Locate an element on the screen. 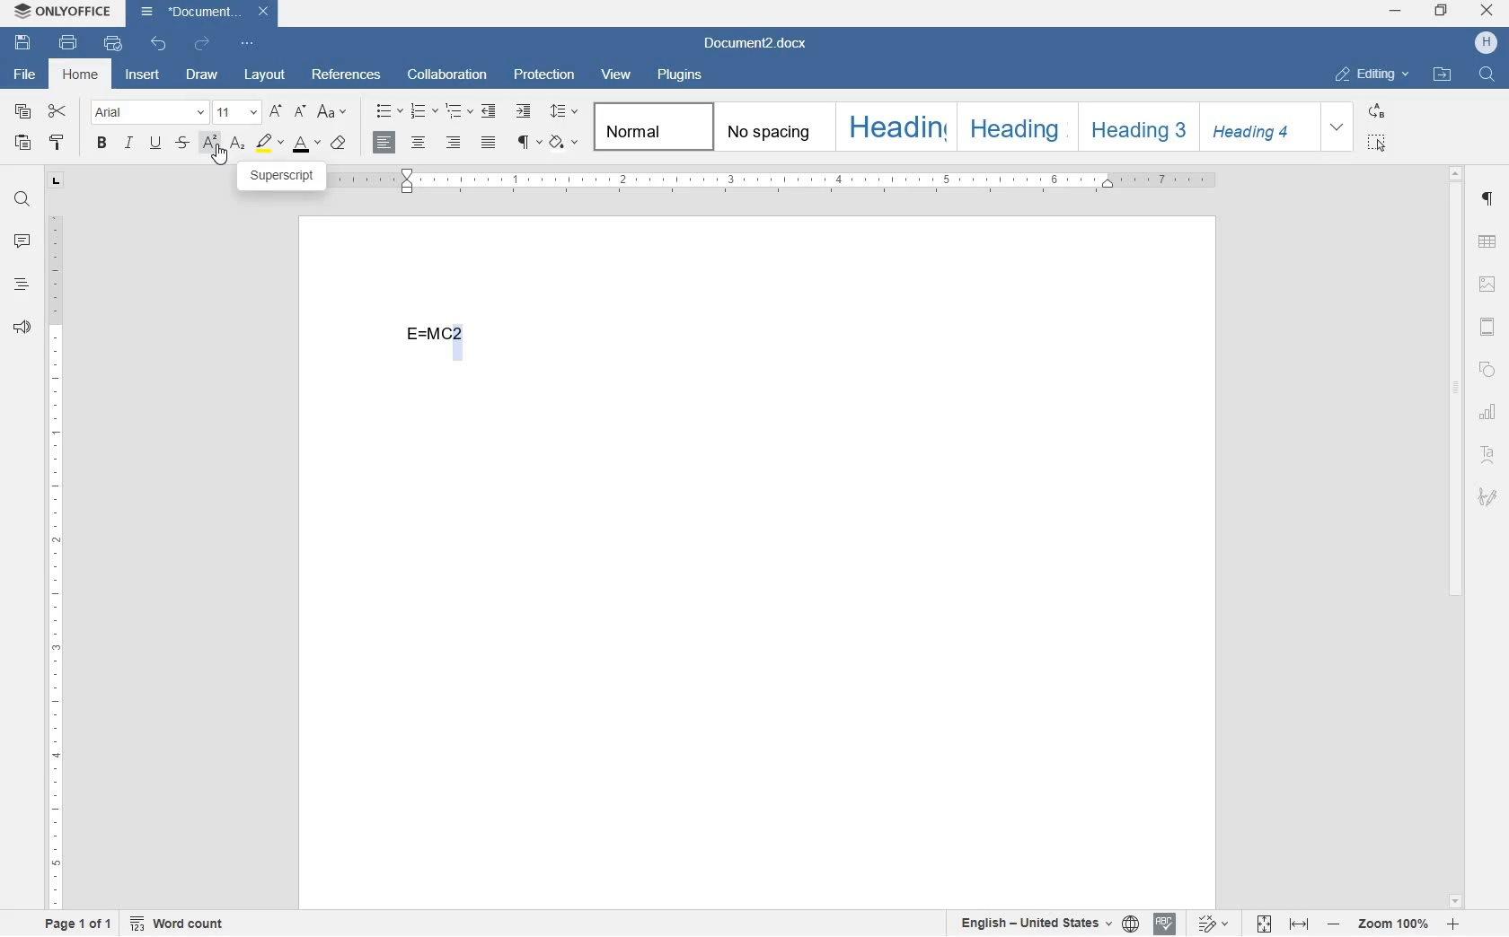 This screenshot has width=1509, height=937. align right is located at coordinates (453, 144).